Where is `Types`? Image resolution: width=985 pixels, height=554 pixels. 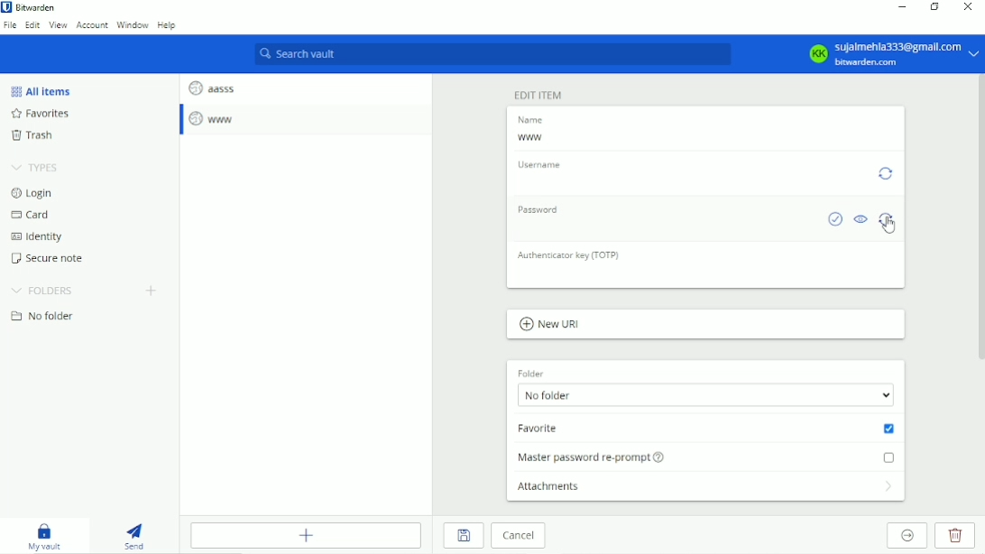
Types is located at coordinates (38, 167).